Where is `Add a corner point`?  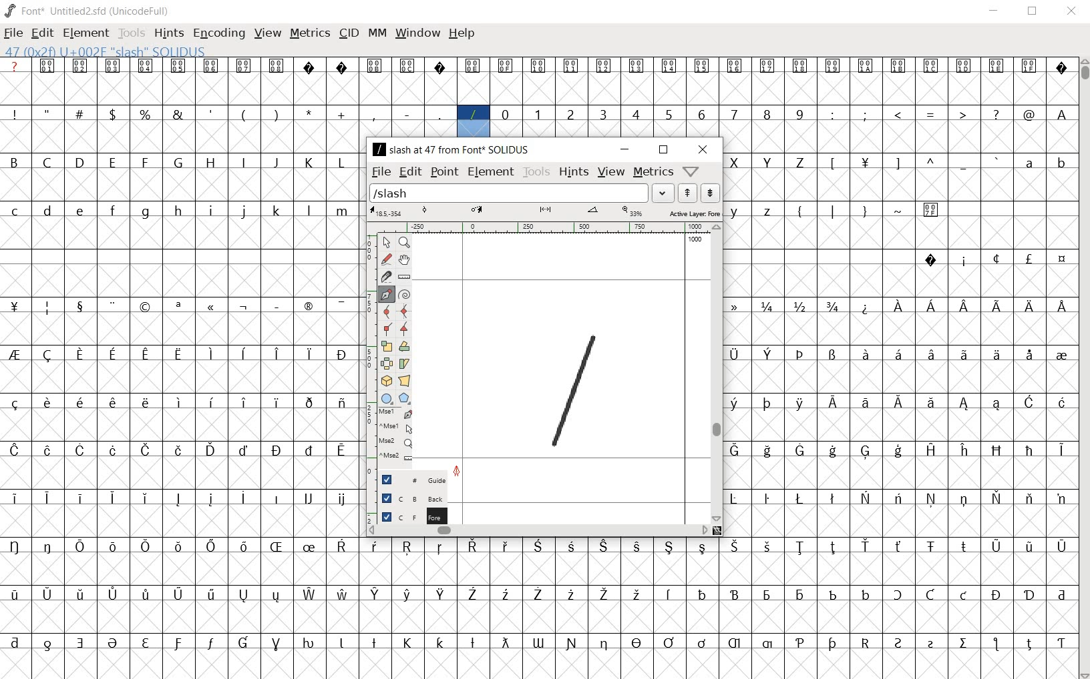 Add a corner point is located at coordinates (385, 329).